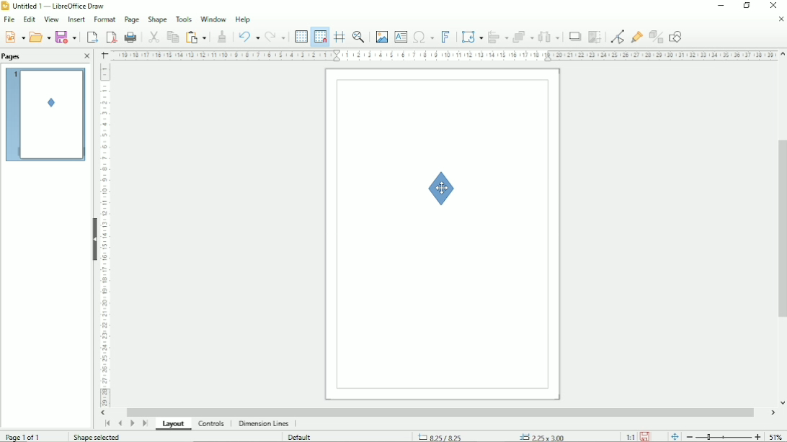  What do you see at coordinates (445, 36) in the screenshot?
I see `Insert fontwork text` at bounding box center [445, 36].